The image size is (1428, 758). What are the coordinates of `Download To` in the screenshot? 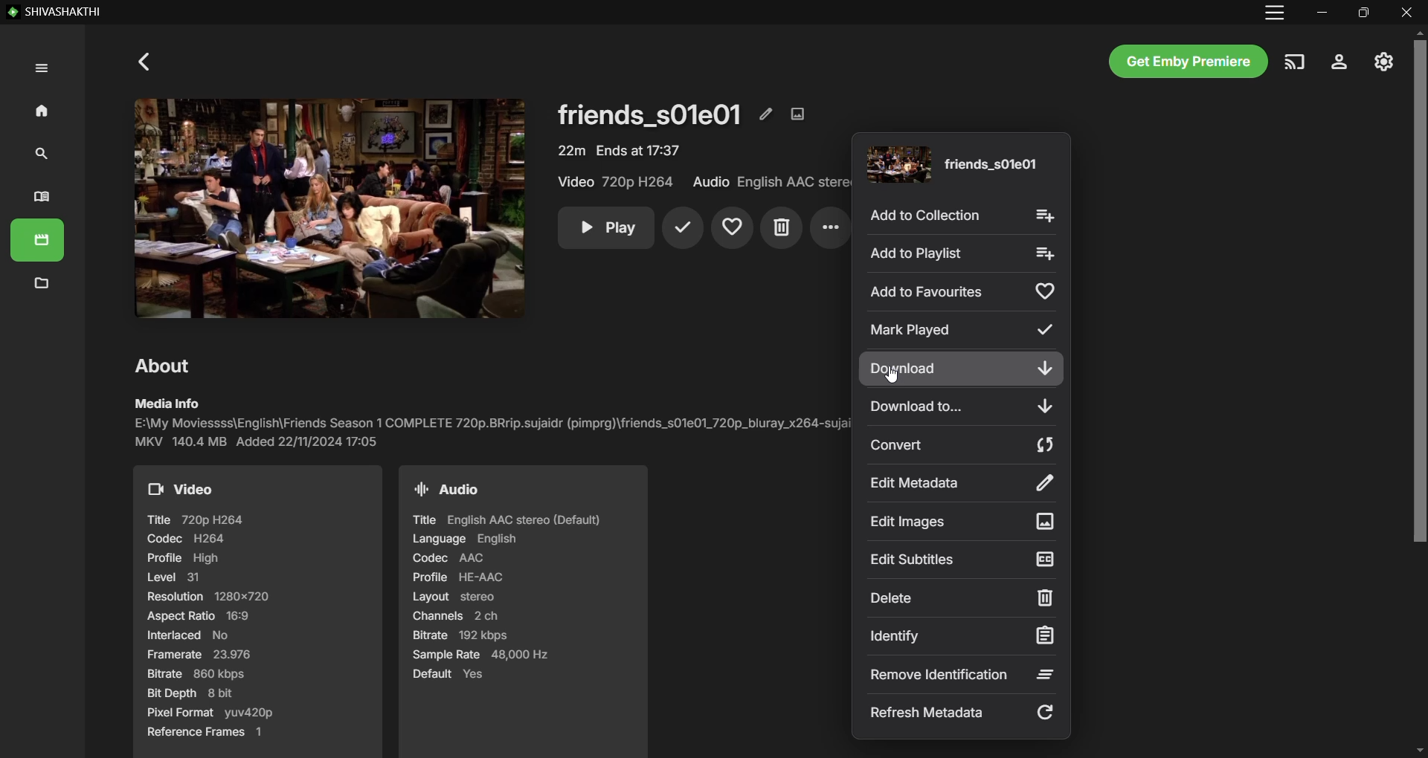 It's located at (957, 407).